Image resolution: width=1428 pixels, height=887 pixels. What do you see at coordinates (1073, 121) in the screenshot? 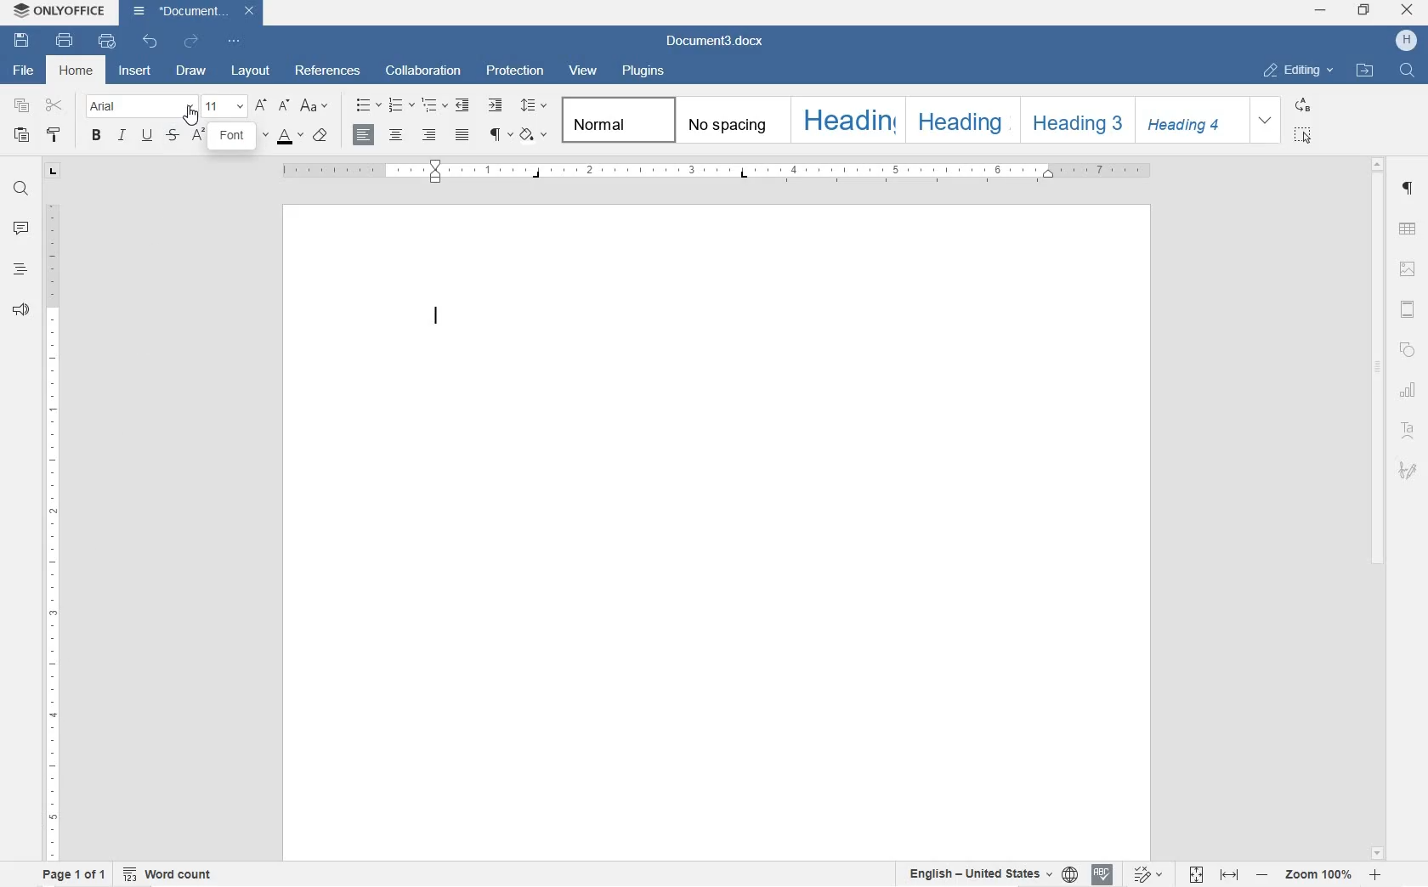
I see `HEADING 3` at bounding box center [1073, 121].